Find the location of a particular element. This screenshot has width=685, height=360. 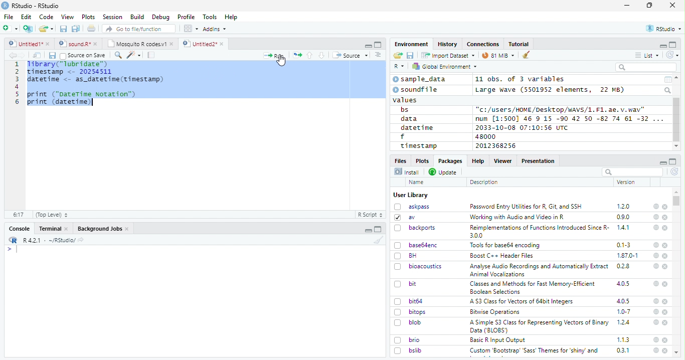

Background Jobs is located at coordinates (103, 229).